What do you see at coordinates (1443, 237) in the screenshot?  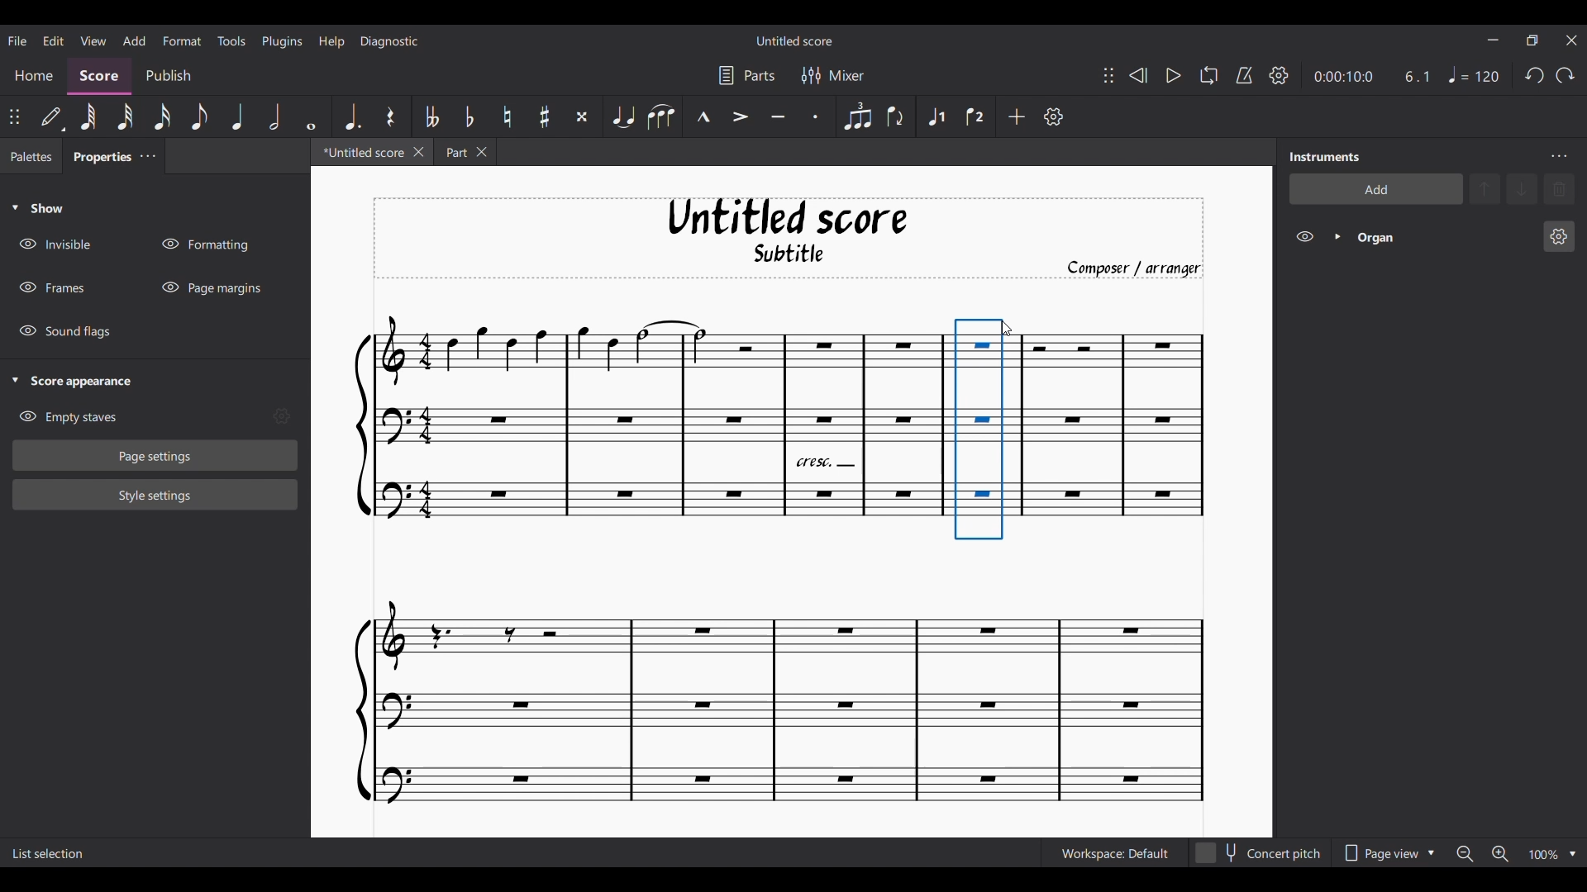 I see `Current instrument` at bounding box center [1443, 237].